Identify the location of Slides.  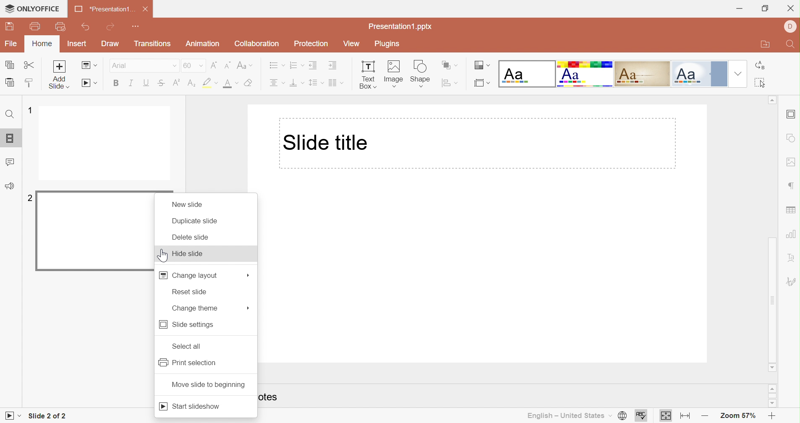
(10, 138).